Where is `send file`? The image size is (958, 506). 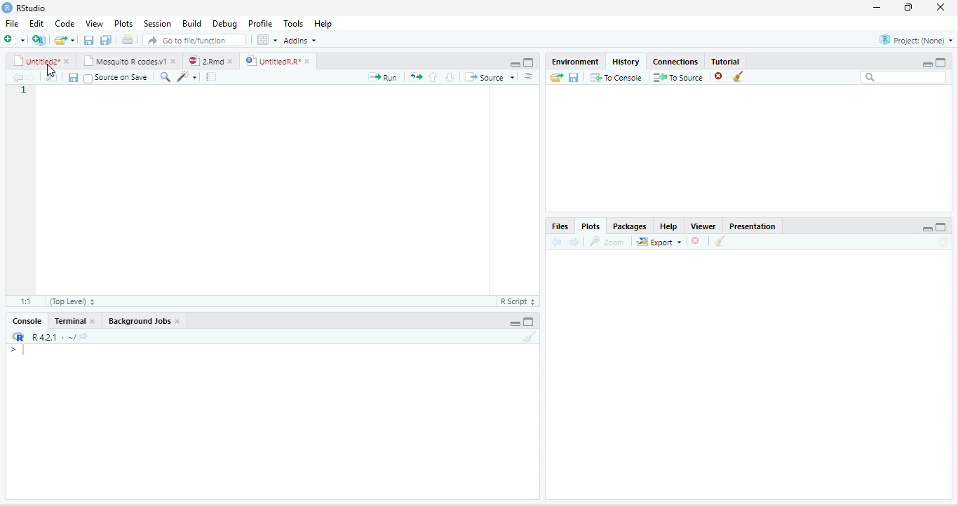
send file is located at coordinates (551, 77).